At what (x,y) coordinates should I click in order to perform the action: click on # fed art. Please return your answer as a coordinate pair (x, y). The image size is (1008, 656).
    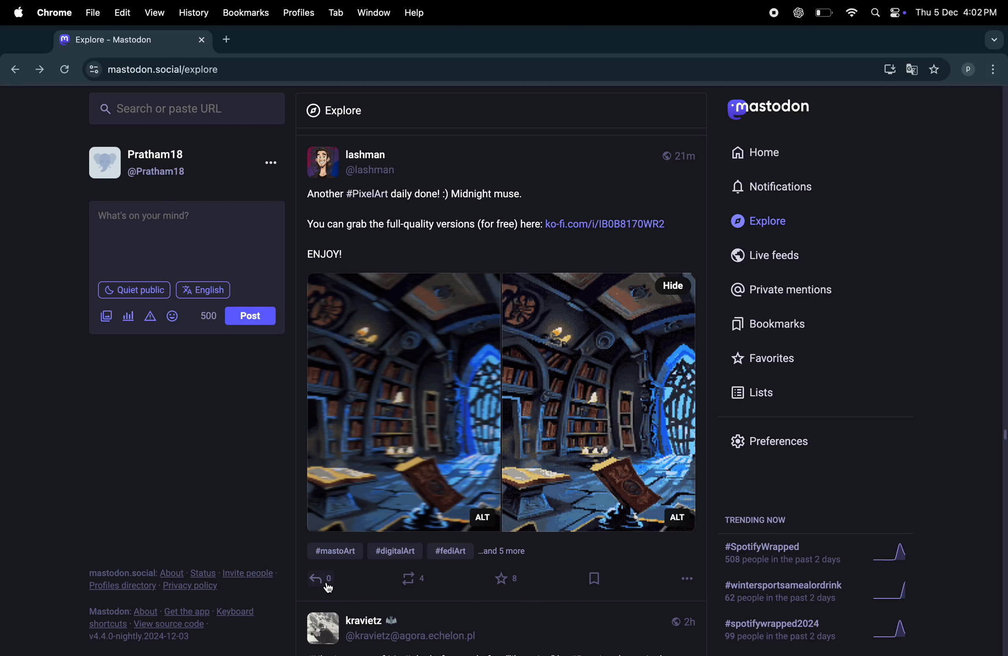
    Looking at the image, I should click on (456, 550).